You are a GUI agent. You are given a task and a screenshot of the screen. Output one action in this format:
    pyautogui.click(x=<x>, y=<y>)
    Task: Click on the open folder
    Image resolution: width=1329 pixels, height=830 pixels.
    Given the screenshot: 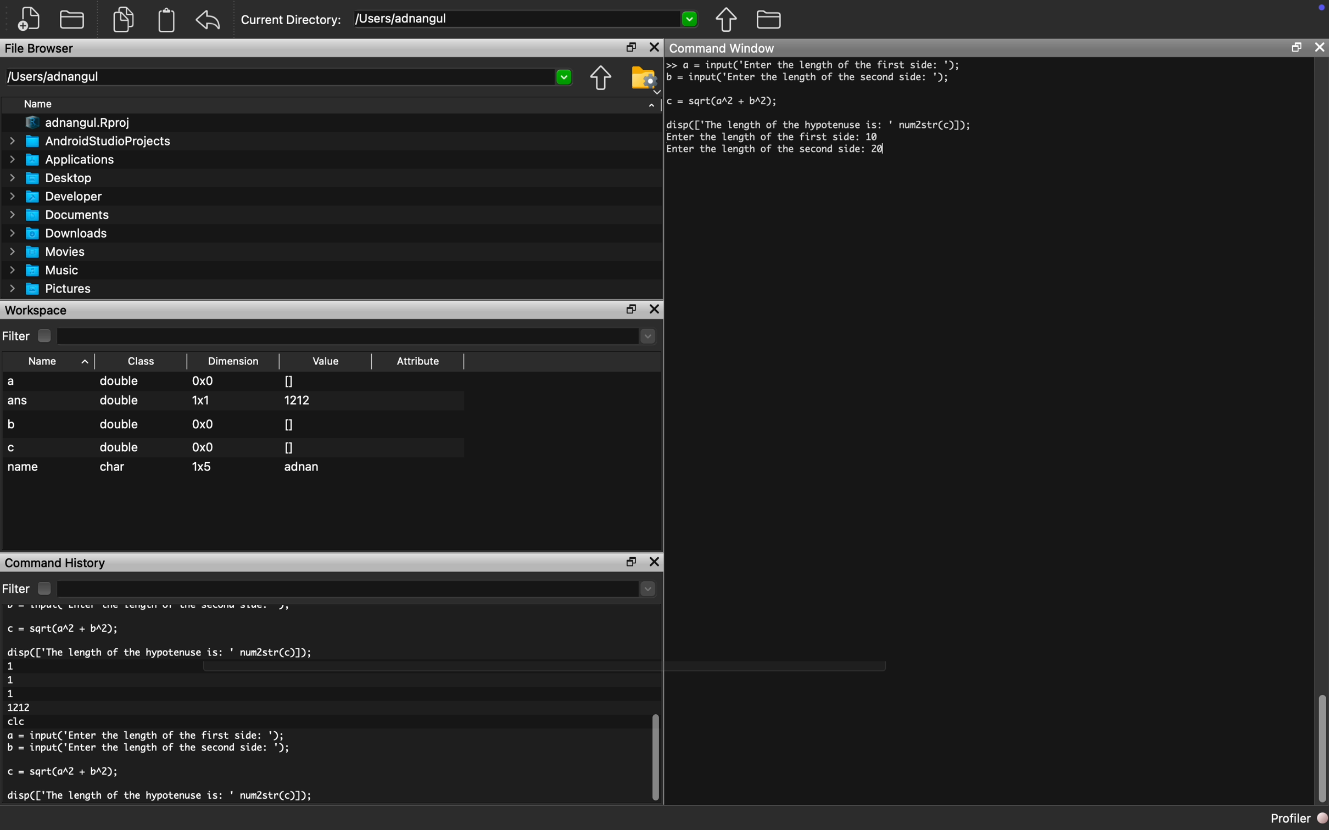 What is the action you would take?
    pyautogui.click(x=74, y=18)
    